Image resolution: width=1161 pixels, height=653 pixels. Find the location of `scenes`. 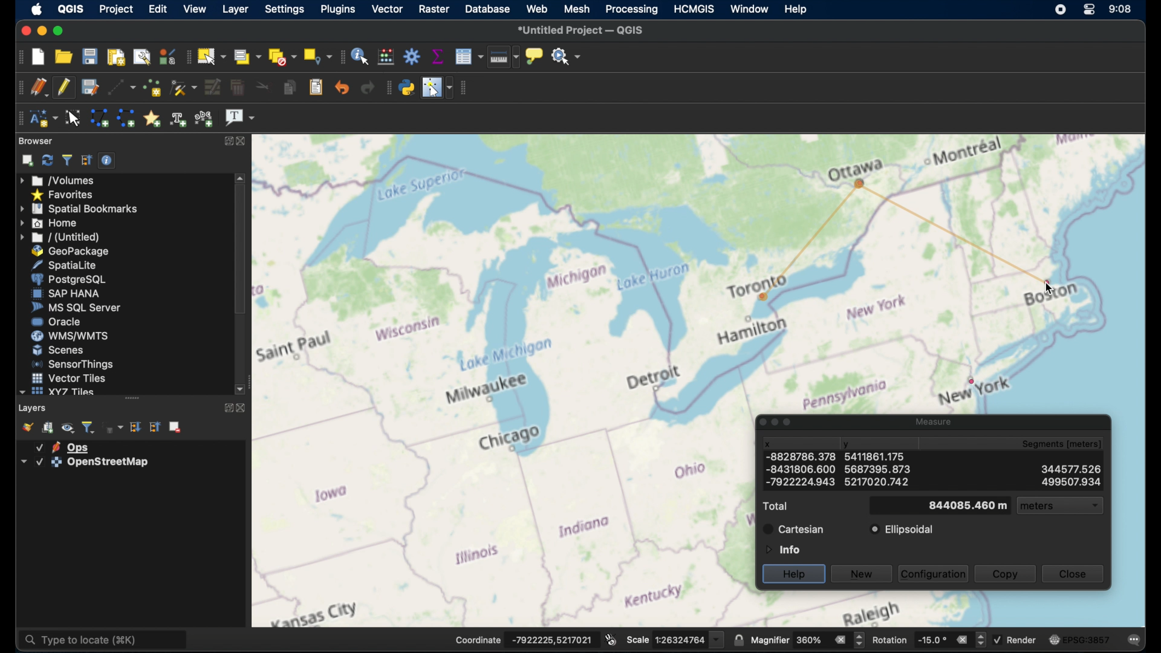

scenes is located at coordinates (57, 350).